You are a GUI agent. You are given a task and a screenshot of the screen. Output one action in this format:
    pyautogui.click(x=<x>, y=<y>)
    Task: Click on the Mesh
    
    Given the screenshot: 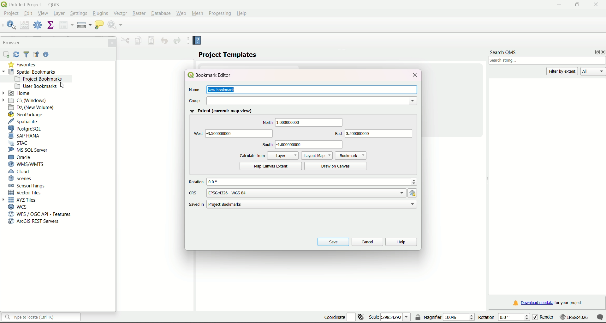 What is the action you would take?
    pyautogui.click(x=198, y=13)
    